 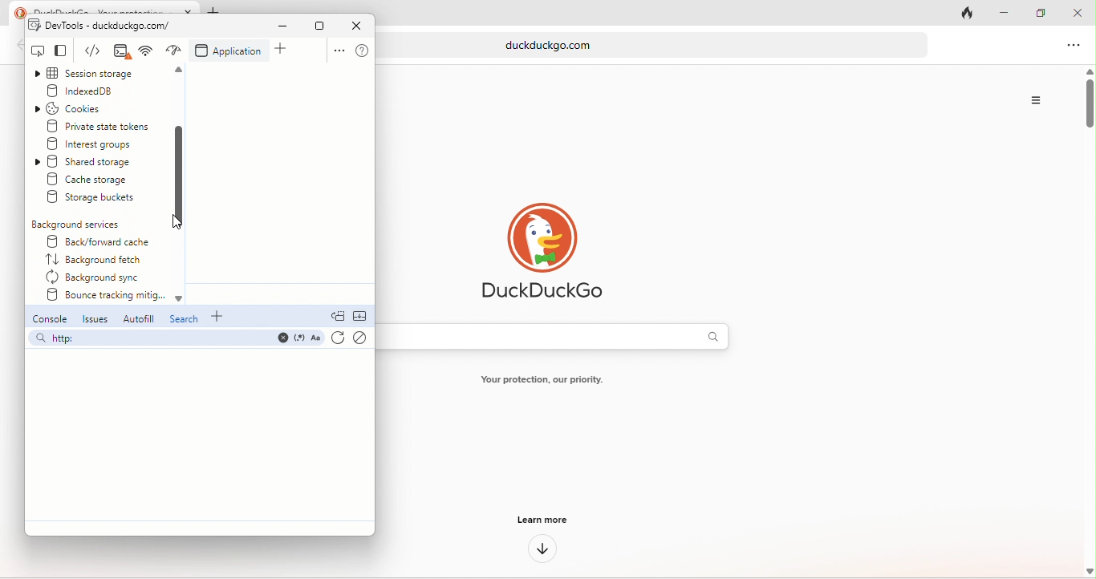 I want to click on maximize, so click(x=319, y=26).